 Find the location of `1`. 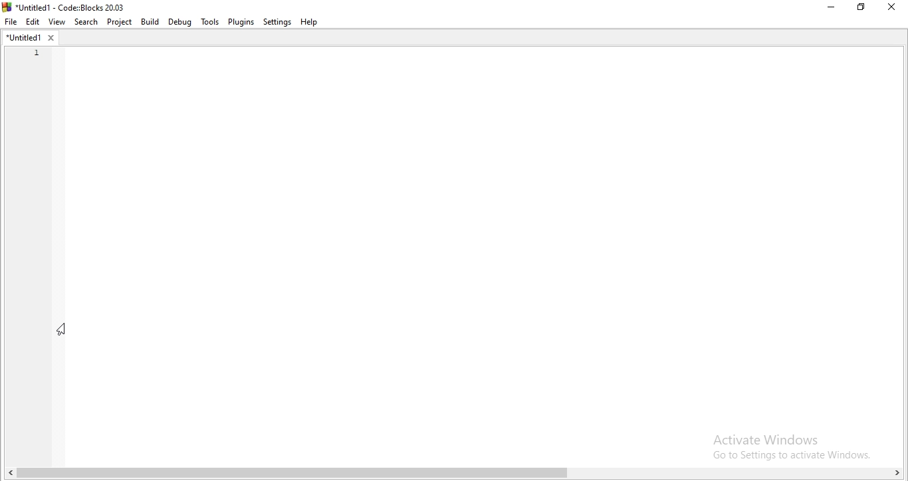

1 is located at coordinates (34, 52).